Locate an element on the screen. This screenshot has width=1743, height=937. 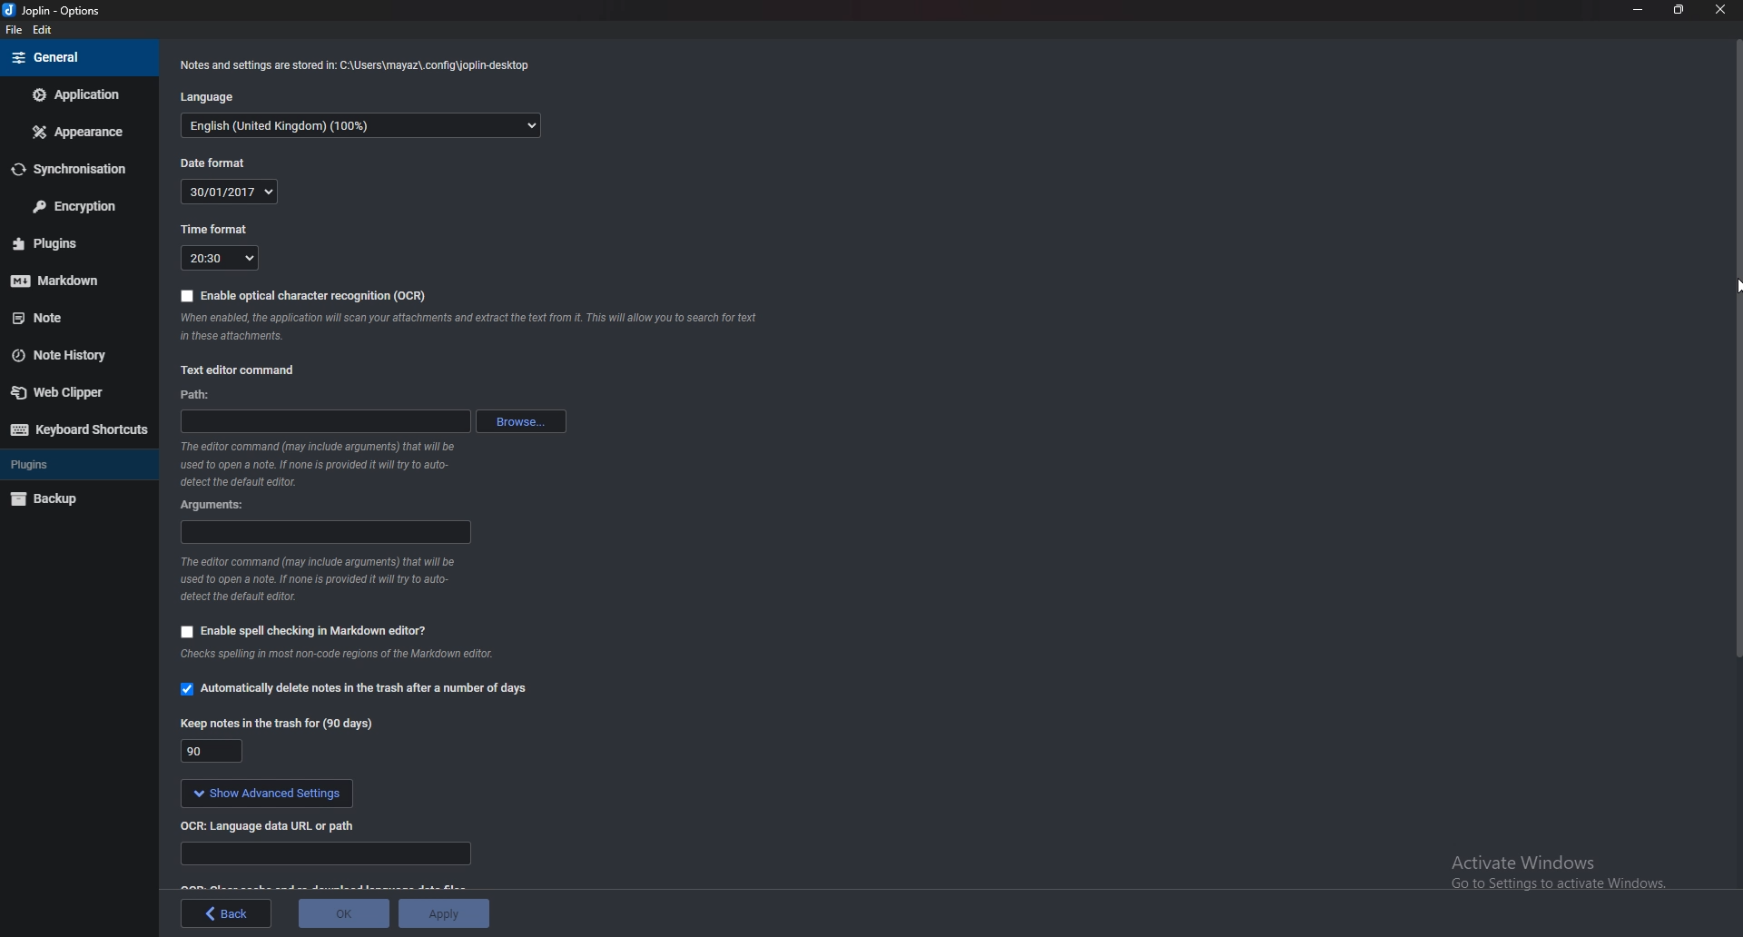
path is located at coordinates (197, 395).